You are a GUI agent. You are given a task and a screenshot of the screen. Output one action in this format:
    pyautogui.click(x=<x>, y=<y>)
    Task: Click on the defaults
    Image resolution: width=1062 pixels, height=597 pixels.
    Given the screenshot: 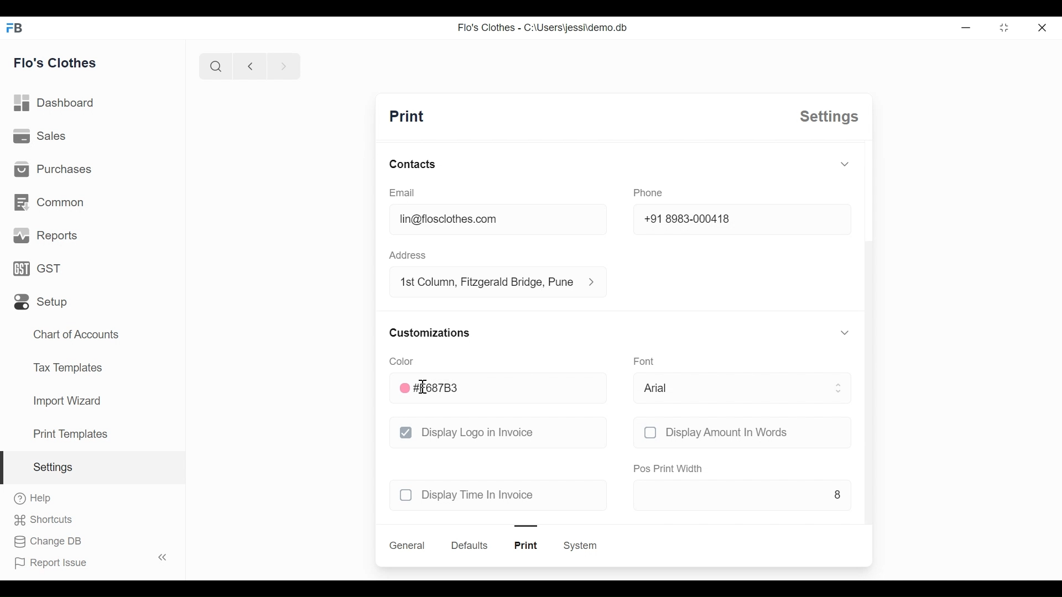 What is the action you would take?
    pyautogui.click(x=471, y=546)
    